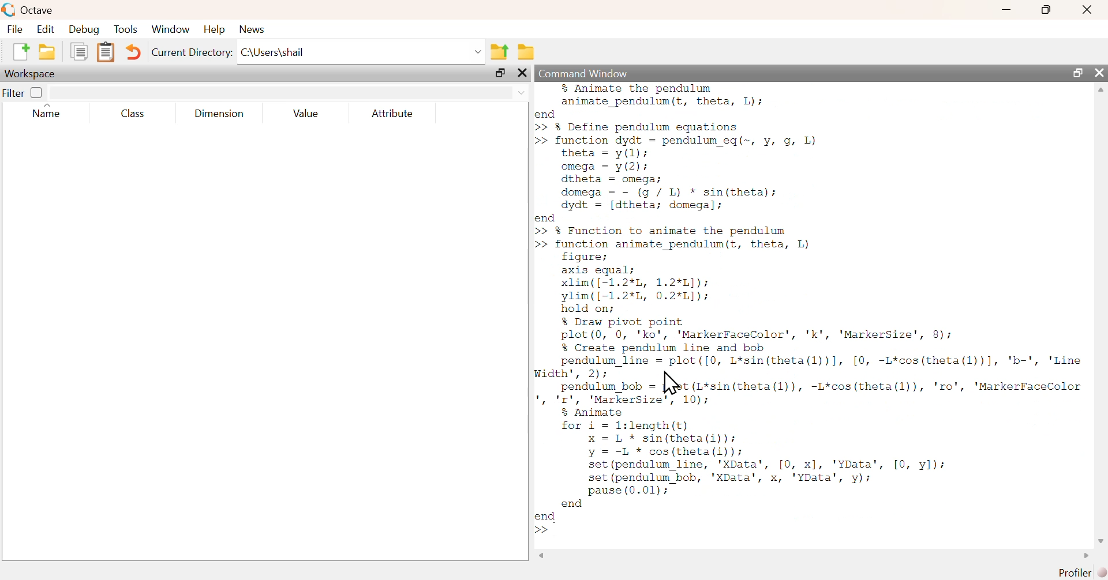 The width and height of the screenshot is (1108, 580). Describe the element at coordinates (811, 303) in the screenshot. I see `% Animate the pendulum
animate_pendulum(t, theta, L);
end
>> % Define pendulum equations
>> function dydt = pendulum eq(~, y, g, L)
theta = y(1):
omega = y(2):
dtheta = omega;
domega = - (g / L) * sin(theta):
dydt = [dtheta; domega];
end
>> % Function to animate the pendulum
>> function animate pendulum(t, theta, L)
figure;
axis equal;
xlim([-1.2*L, 1.2*L]):
ylim([-1.2*L, 0.2*L]):
hold on;
% Draw pivot point
plot (0, 0, 'ko', 'MarkerFaceColor', 'k', 'MarkerSize', 8);
% Create pendulum line and bob
pendulum line = plot([0, L*sin(theta(1))], [0, -L*cos(theta(1l))], 'b-', 'Line
Width', 2):
pendulum bob = Ist wrsin (theta), -L*cos (theta(1l)), 'ro', 'MarkerFaceColor
', 'r', 'MarkerSize', 10);
% Animate
for i = 1l:length(t)
x = L * sin(theta(i)):
y = -L * cos(theta(i)):
set (pendulum line, 'XData', [0, x], '¥YData', [0, yl):
set (pendulum bob, 'XData', x, 'YData', y):
pause (0.01) ;
end
end` at that location.